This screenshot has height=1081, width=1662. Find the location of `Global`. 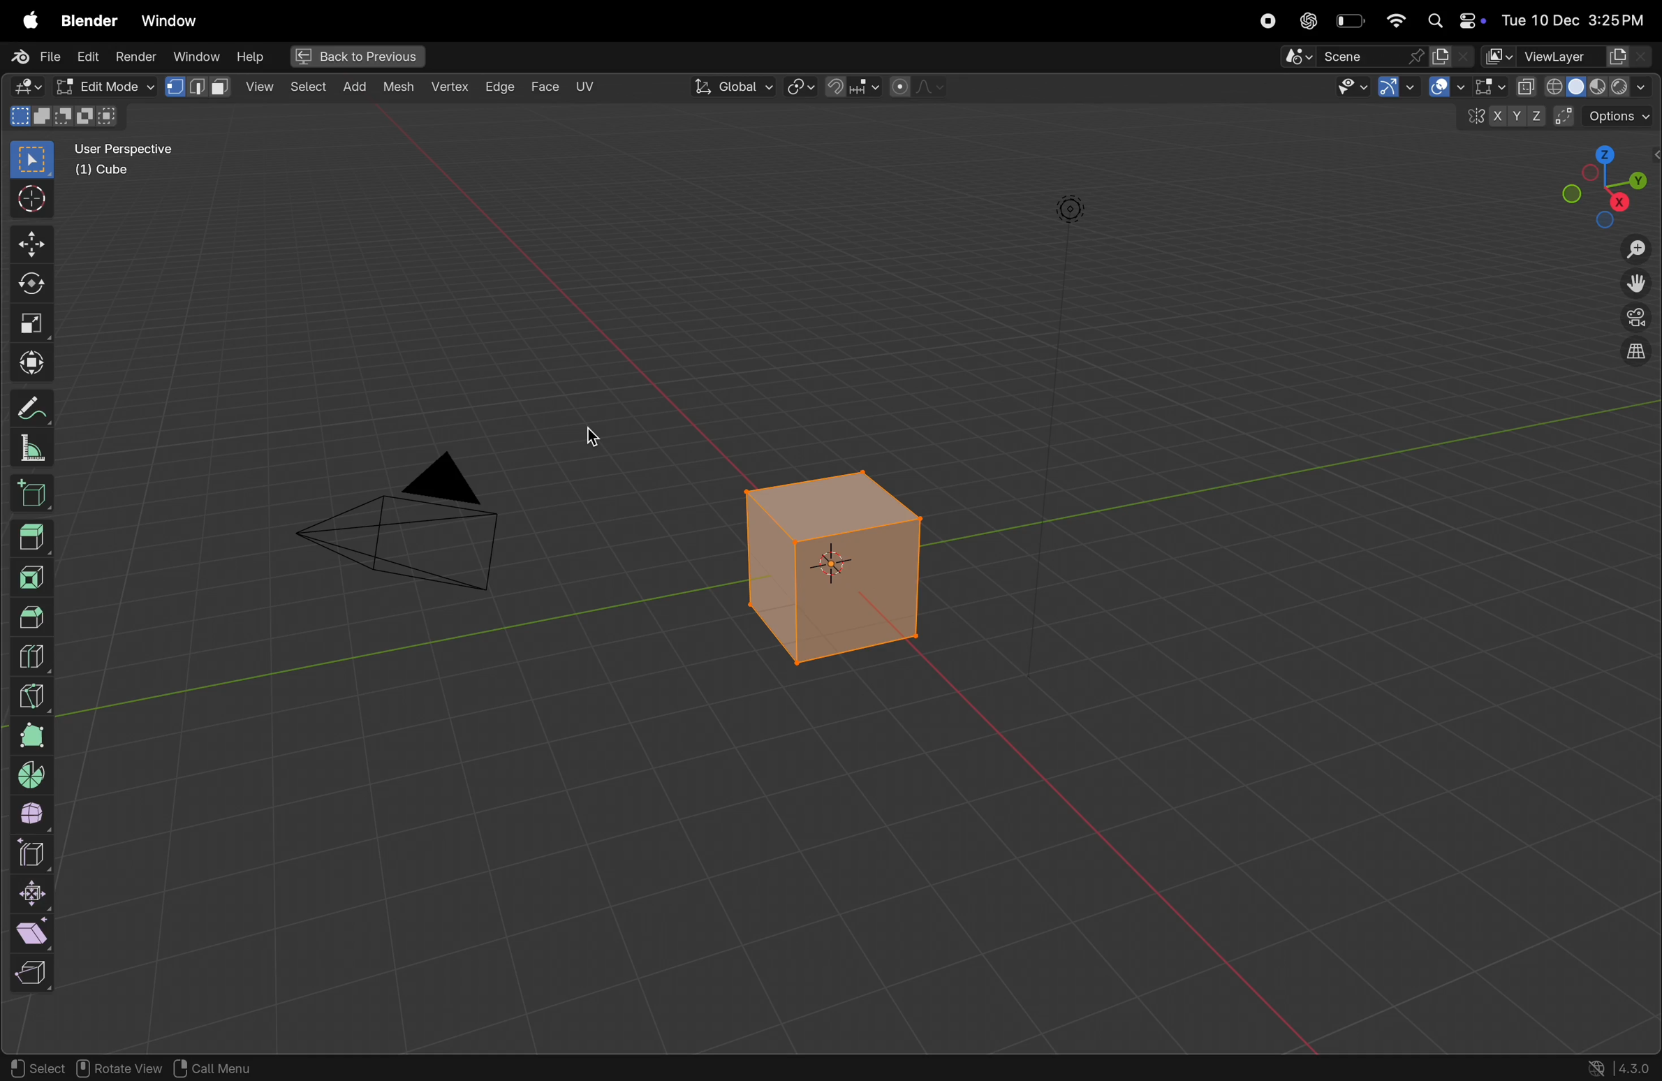

Global is located at coordinates (734, 87).